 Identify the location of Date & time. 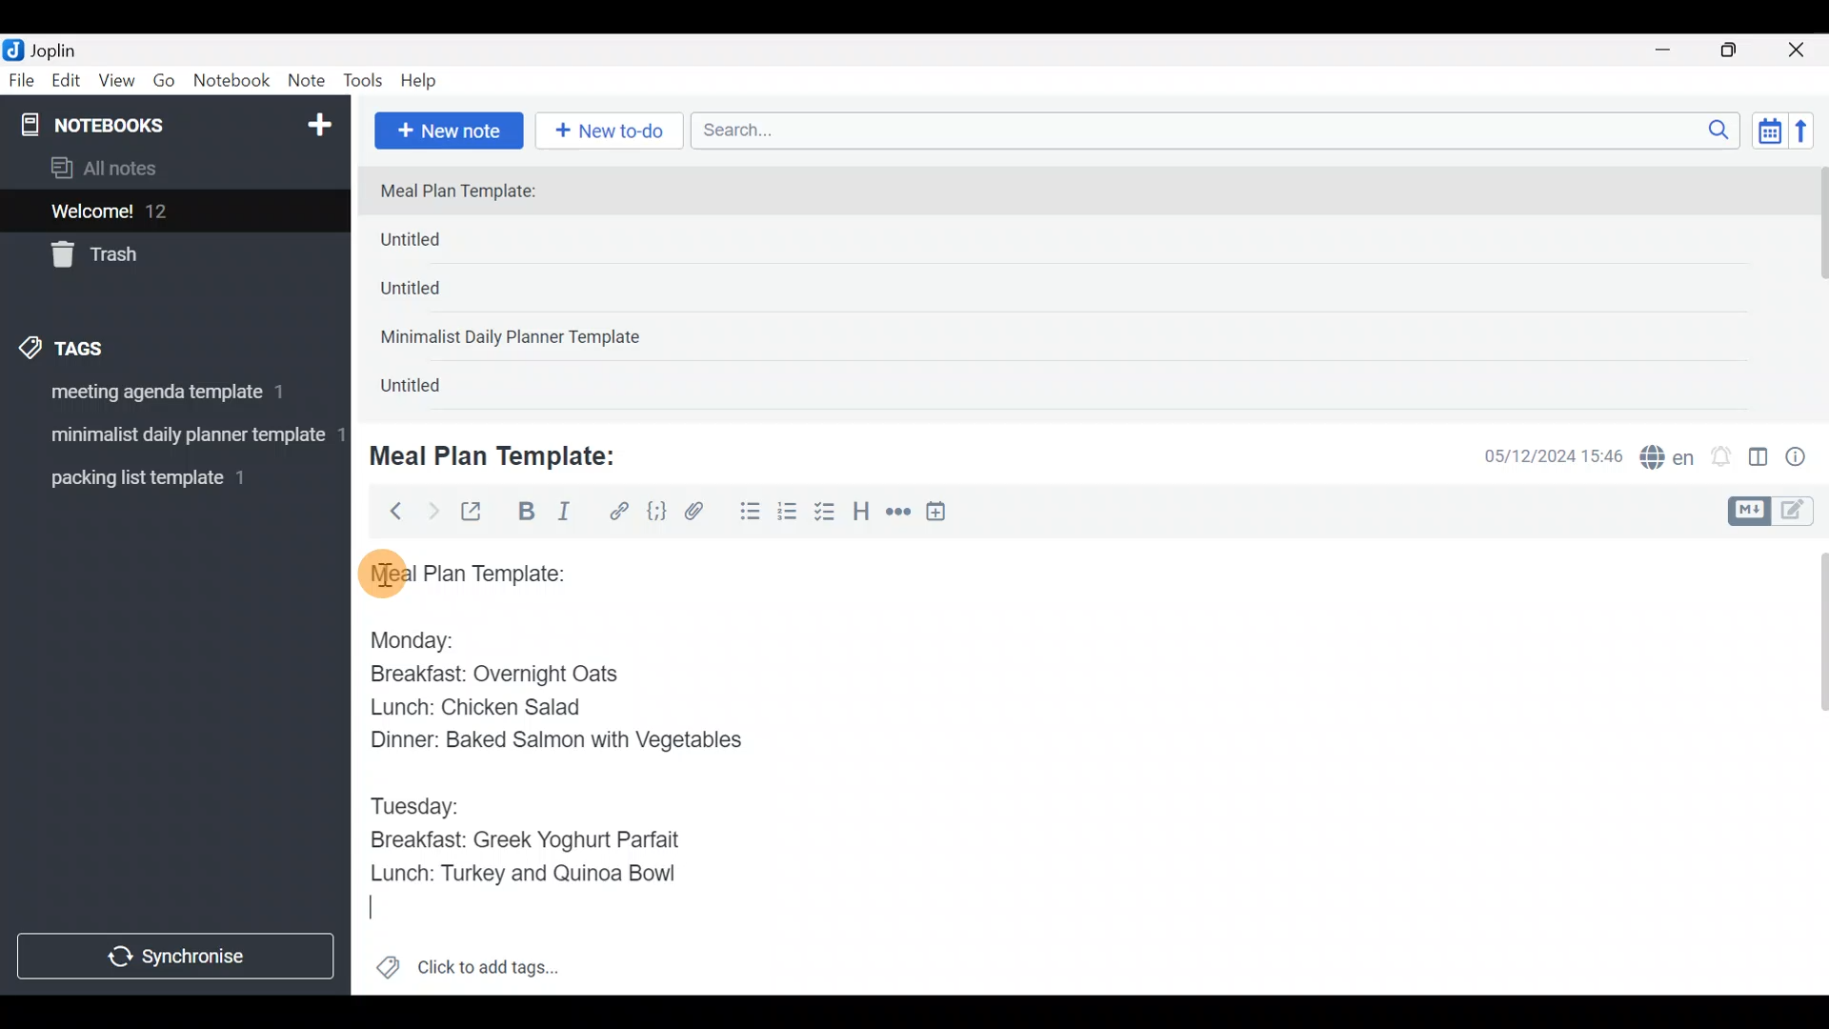
(1538, 455).